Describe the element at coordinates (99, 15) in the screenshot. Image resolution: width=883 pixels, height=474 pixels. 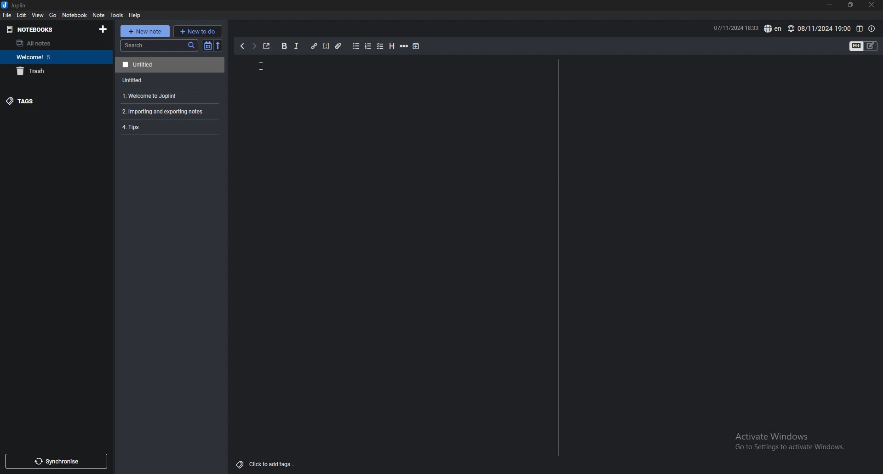
I see `note` at that location.